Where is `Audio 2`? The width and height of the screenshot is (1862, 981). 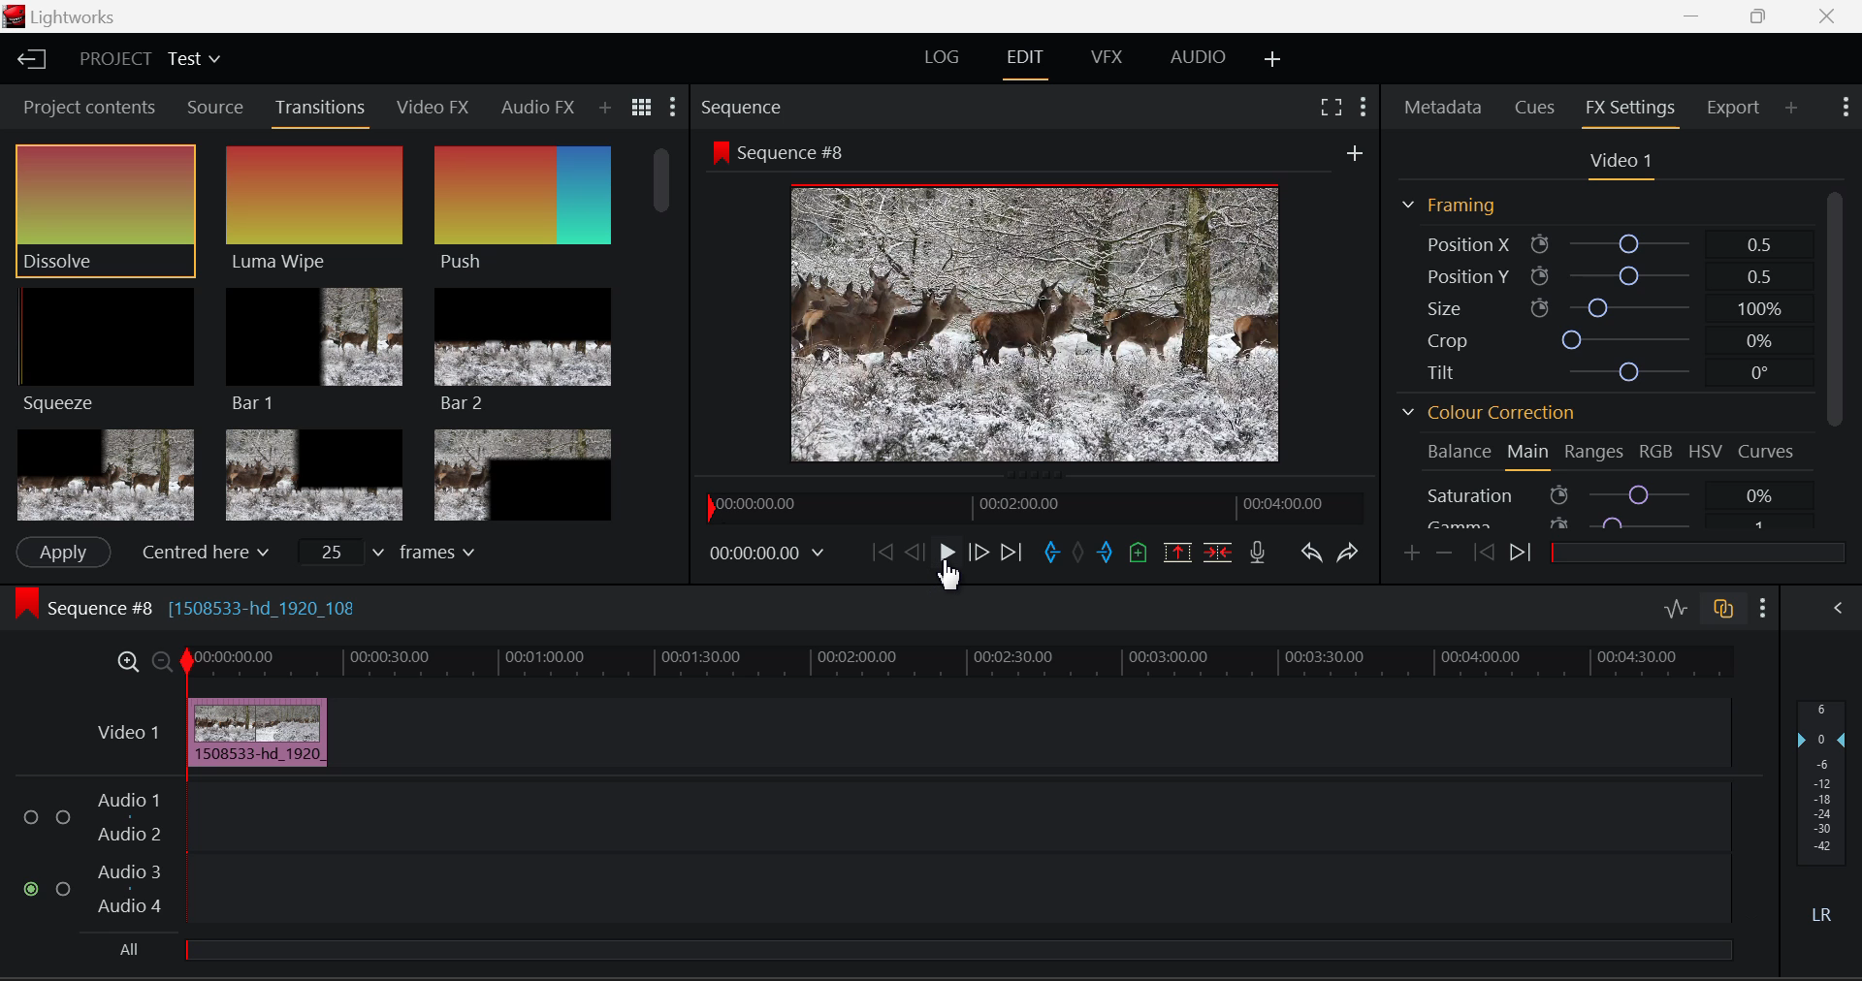 Audio 2 is located at coordinates (130, 836).